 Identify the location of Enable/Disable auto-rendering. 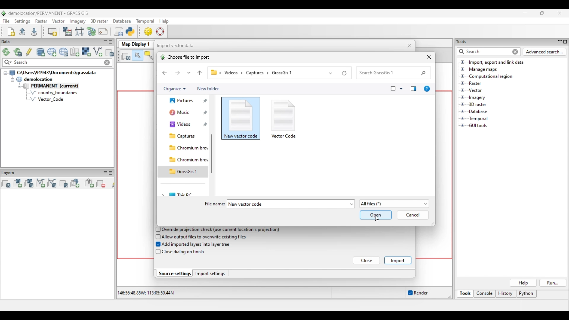
(418, 293).